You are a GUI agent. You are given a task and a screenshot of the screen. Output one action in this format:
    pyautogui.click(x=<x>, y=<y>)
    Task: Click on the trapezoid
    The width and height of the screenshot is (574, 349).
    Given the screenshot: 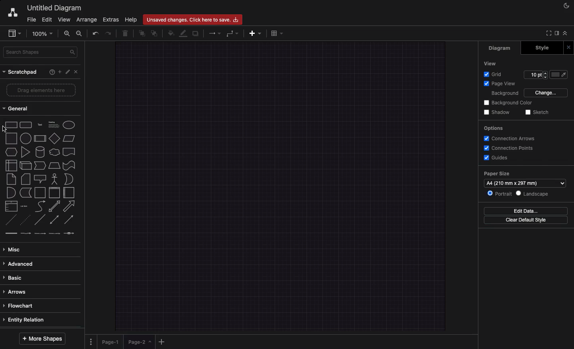 What is the action you would take?
    pyautogui.click(x=54, y=165)
    